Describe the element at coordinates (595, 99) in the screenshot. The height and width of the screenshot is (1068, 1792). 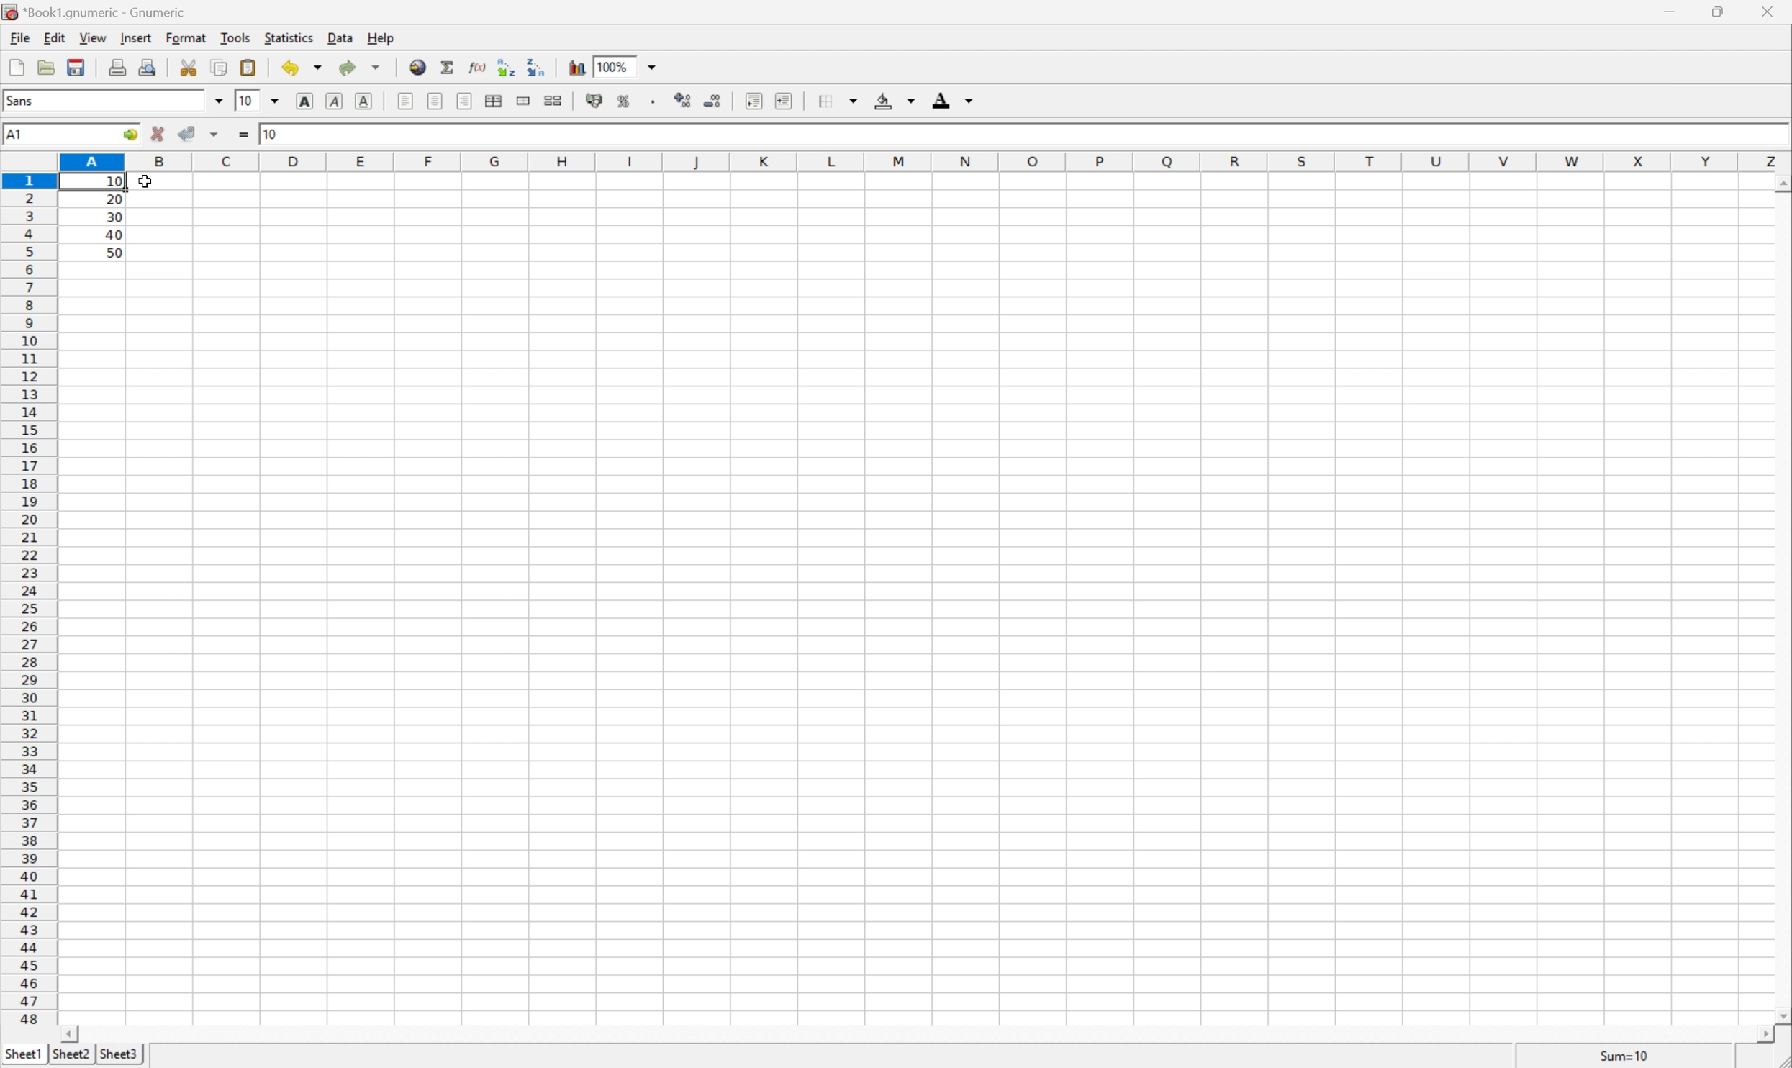
I see `Format selection as accounting` at that location.